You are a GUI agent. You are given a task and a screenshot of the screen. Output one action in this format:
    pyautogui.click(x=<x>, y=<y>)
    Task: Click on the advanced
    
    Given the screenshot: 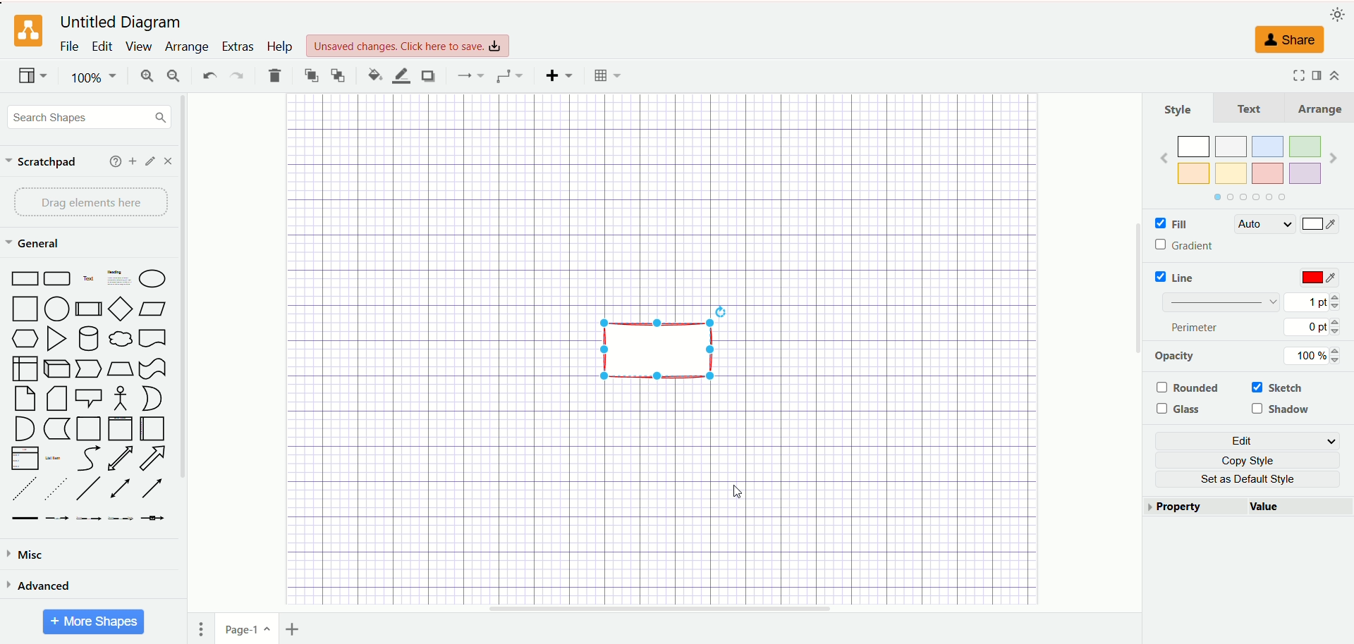 What is the action you would take?
    pyautogui.click(x=41, y=588)
    